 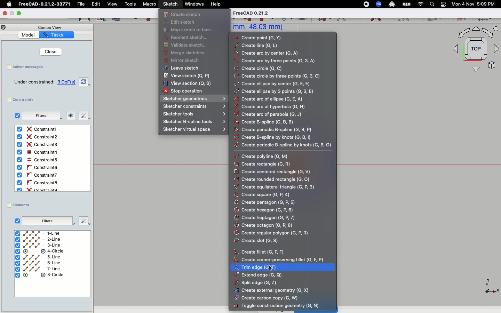 What do you see at coordinates (58, 35) in the screenshot?
I see `Tasks` at bounding box center [58, 35].